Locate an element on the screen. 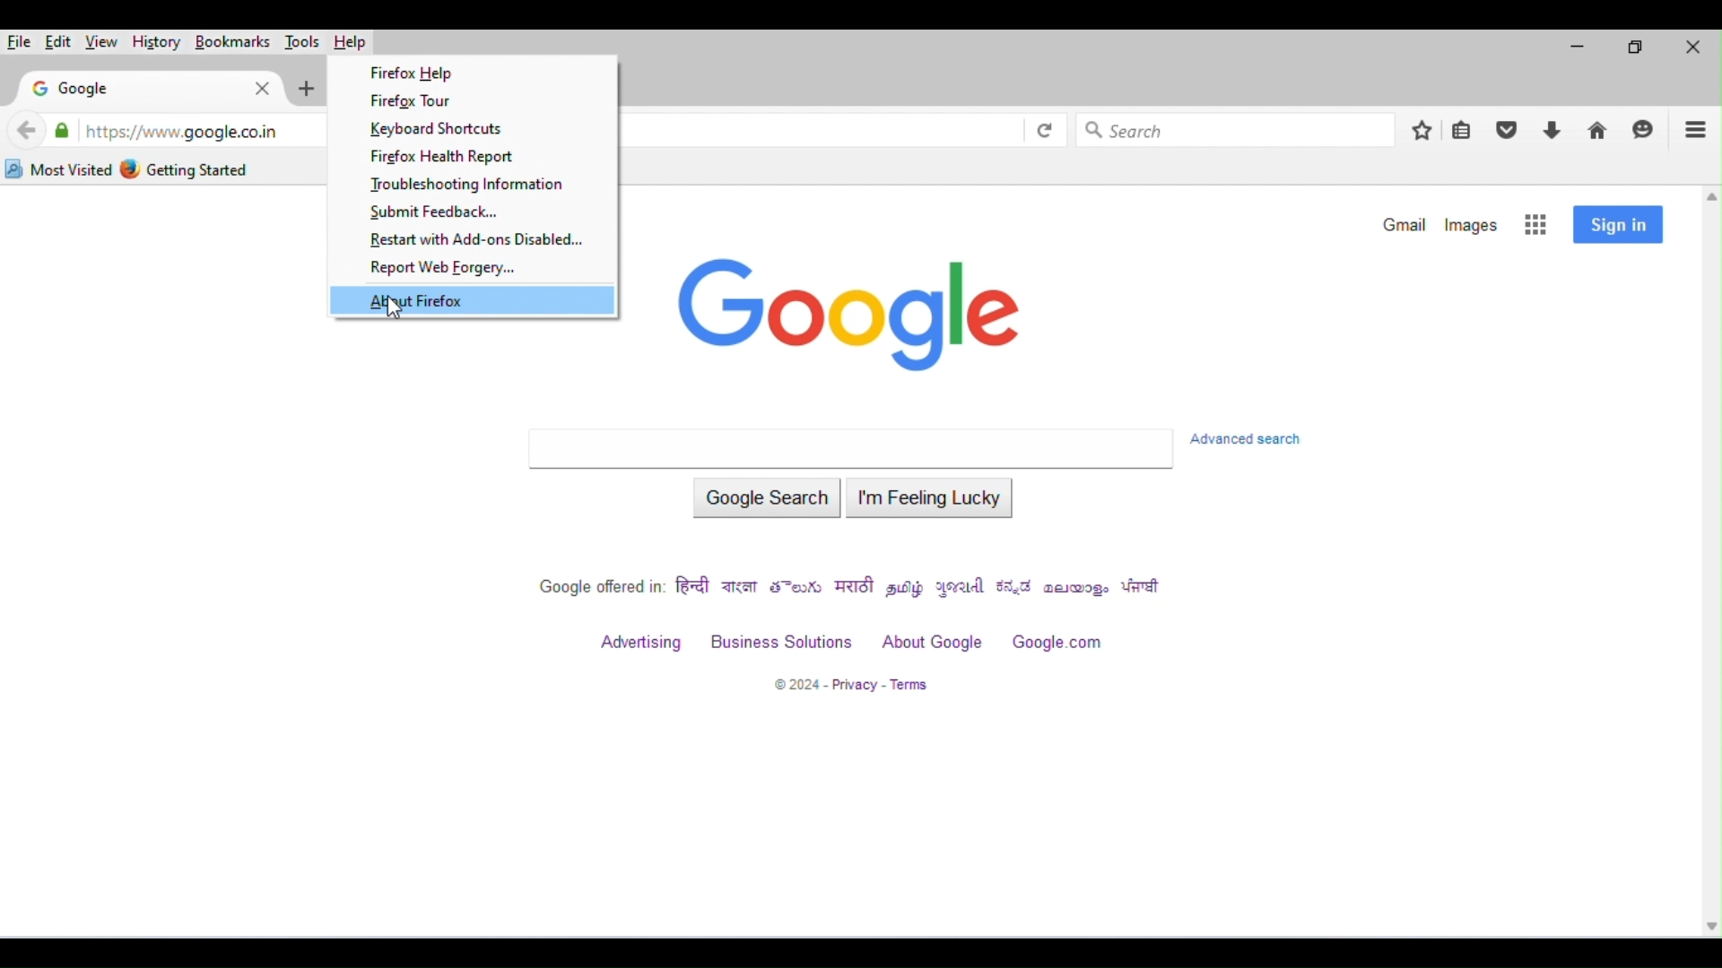 The image size is (1722, 968). add new tab is located at coordinates (309, 89).